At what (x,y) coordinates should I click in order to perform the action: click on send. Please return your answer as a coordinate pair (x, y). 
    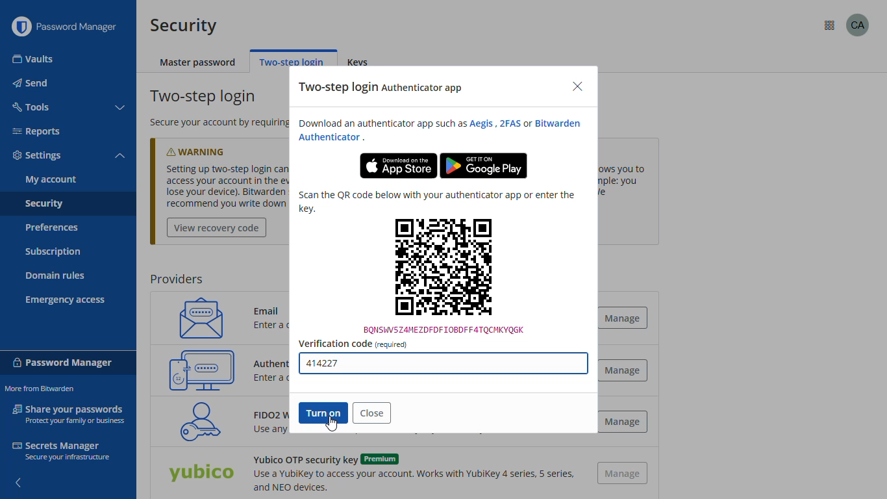
    Looking at the image, I should click on (32, 83).